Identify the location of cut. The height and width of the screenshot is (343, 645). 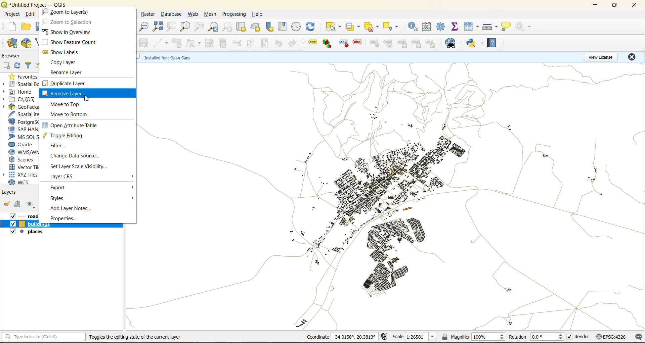
(235, 43).